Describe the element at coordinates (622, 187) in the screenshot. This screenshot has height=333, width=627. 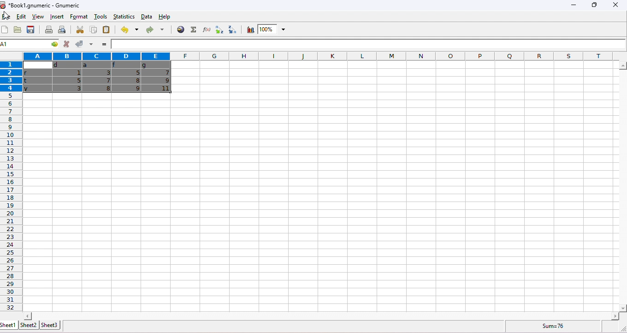
I see `horizontal scrollbar` at that location.